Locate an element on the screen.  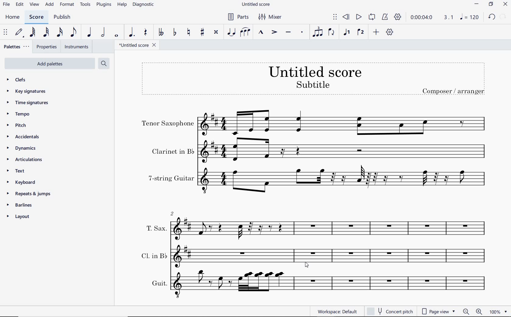
TITLE is located at coordinates (312, 79).